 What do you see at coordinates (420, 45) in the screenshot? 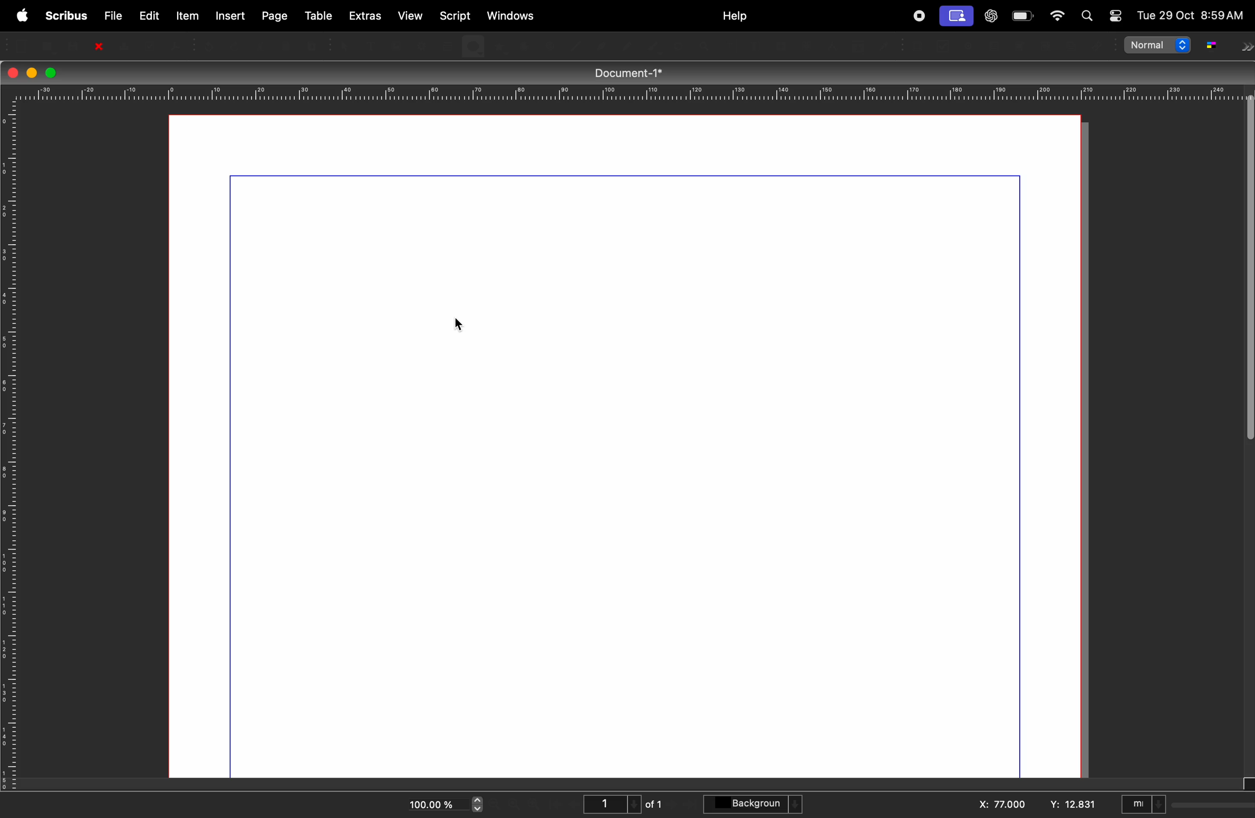
I see `Render frame` at bounding box center [420, 45].